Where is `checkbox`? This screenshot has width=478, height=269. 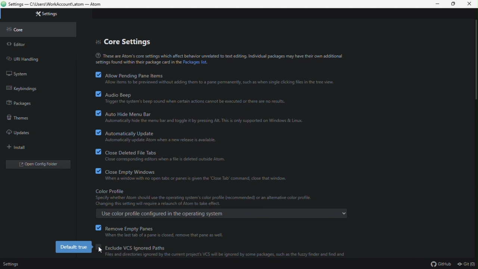 checkbox is located at coordinates (98, 75).